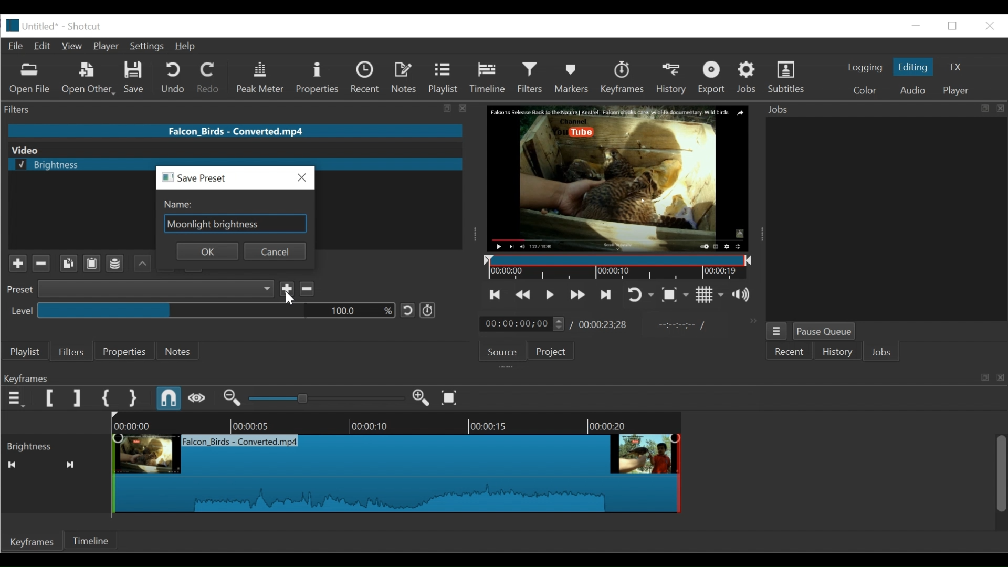  Describe the element at coordinates (915, 90) in the screenshot. I see `Audio` at that location.